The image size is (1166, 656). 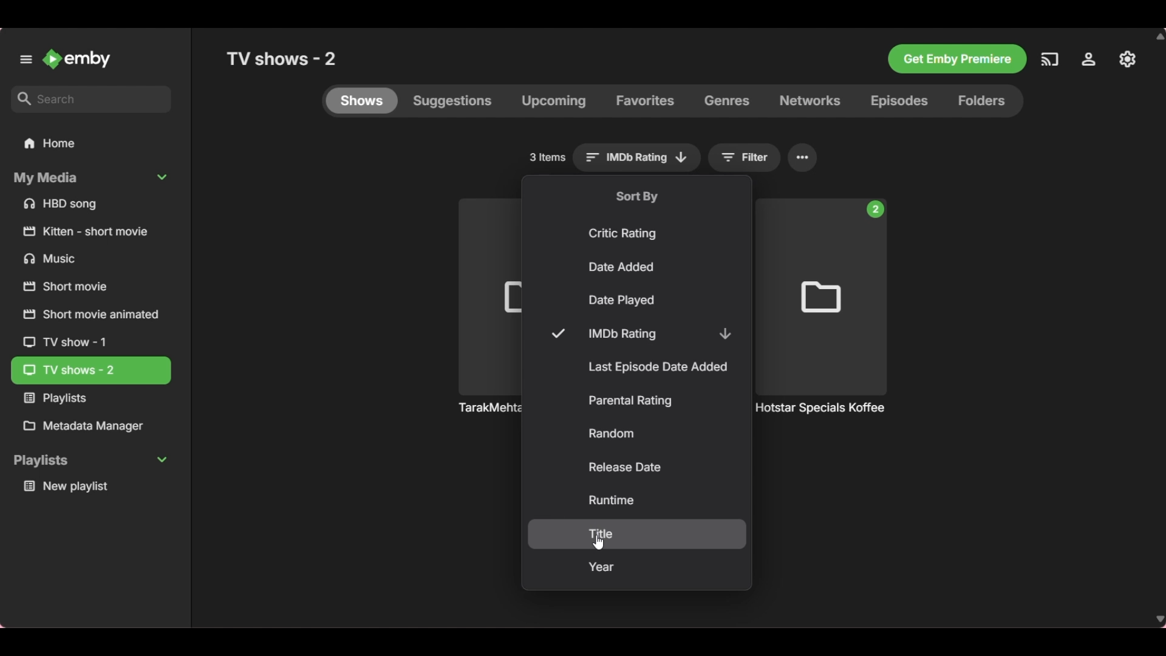 What do you see at coordinates (89, 487) in the screenshot?
I see `Media under Playlists` at bounding box center [89, 487].